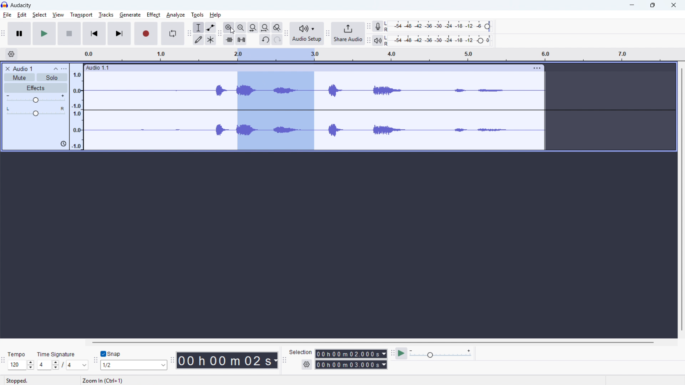  I want to click on Analyse, so click(176, 16).